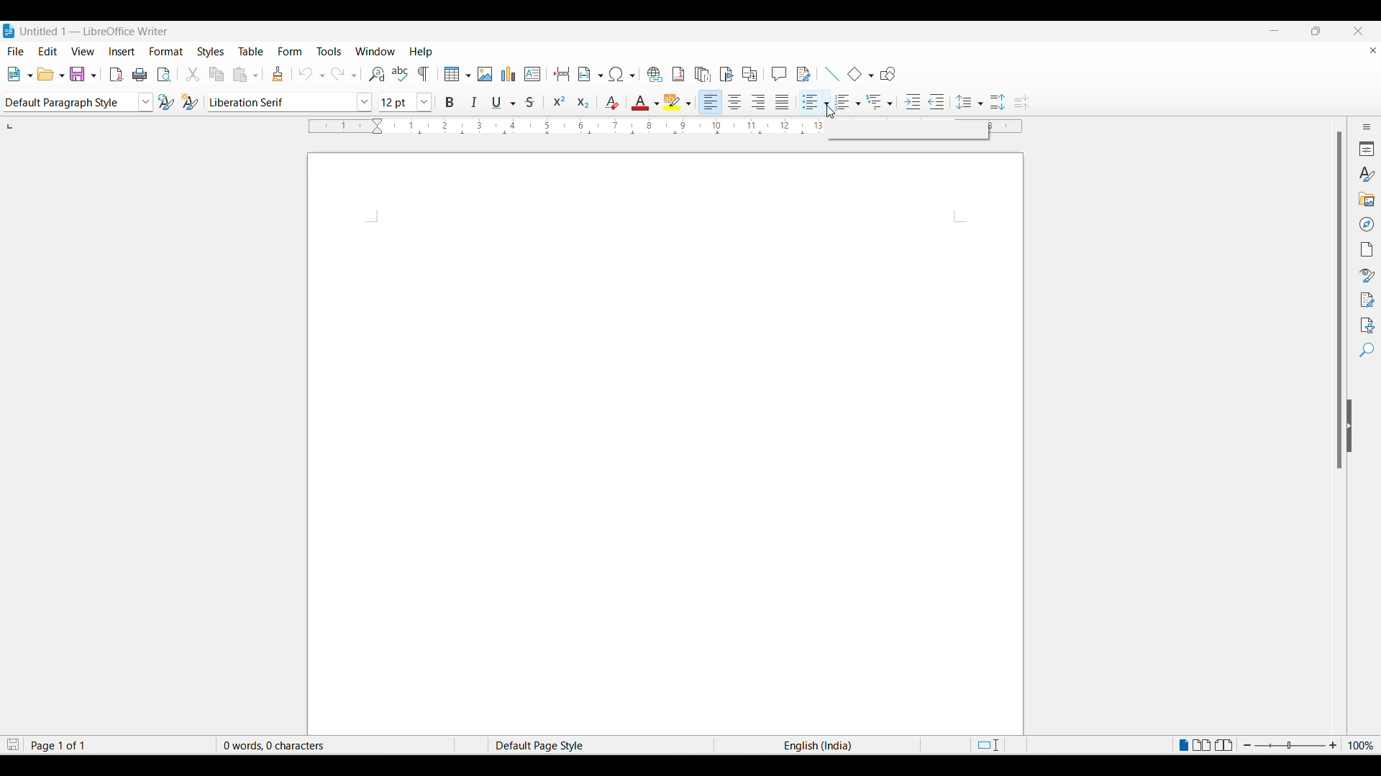  Describe the element at coordinates (142, 75) in the screenshot. I see `print` at that location.